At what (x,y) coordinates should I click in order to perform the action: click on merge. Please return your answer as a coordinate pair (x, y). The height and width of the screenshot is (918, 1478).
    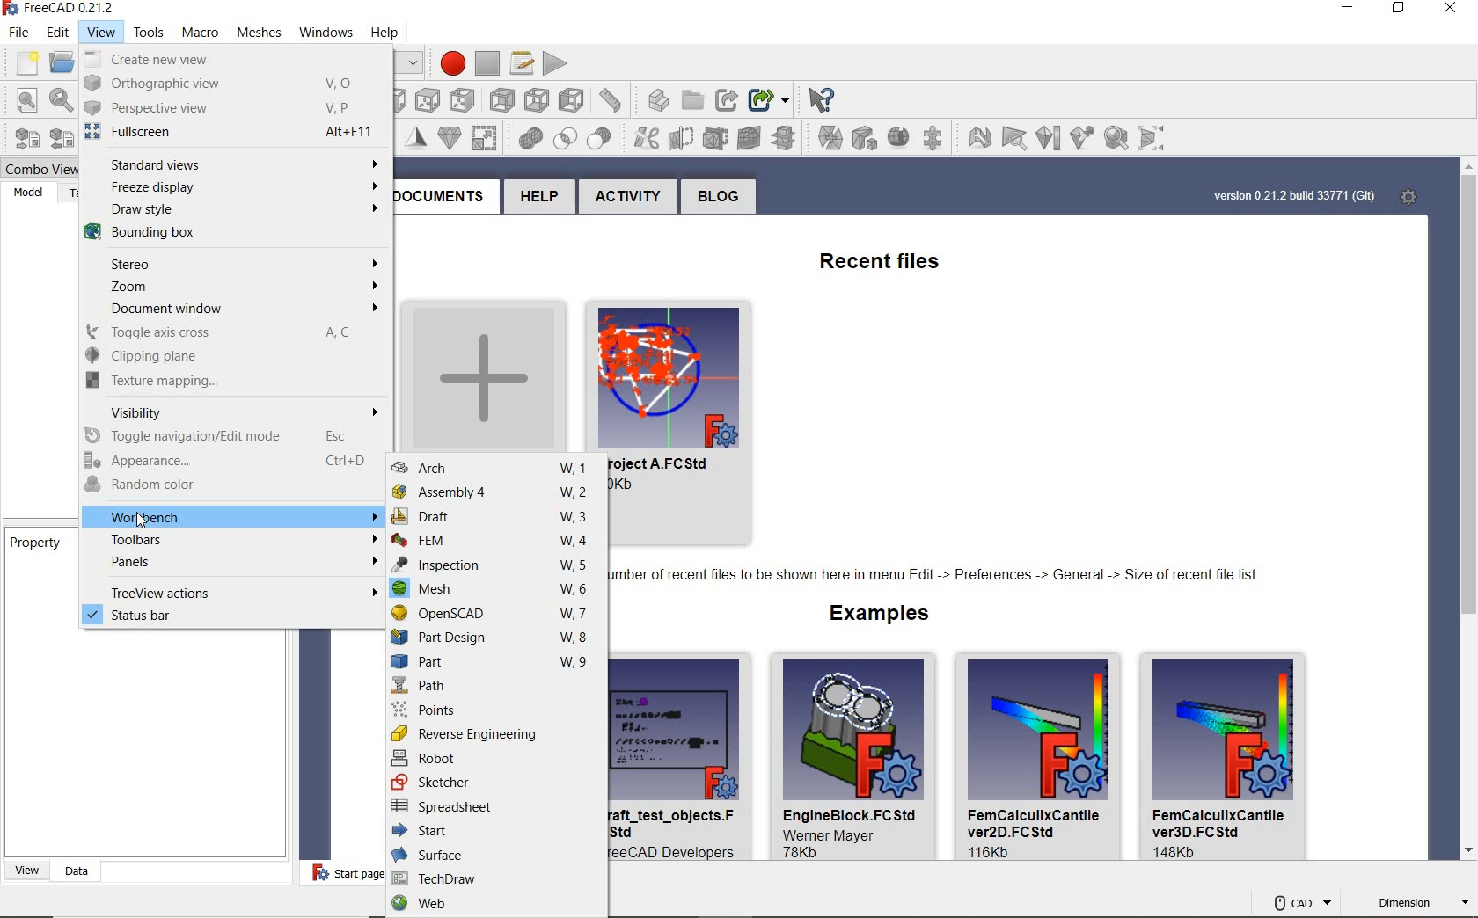
    Looking at the image, I should click on (791, 136).